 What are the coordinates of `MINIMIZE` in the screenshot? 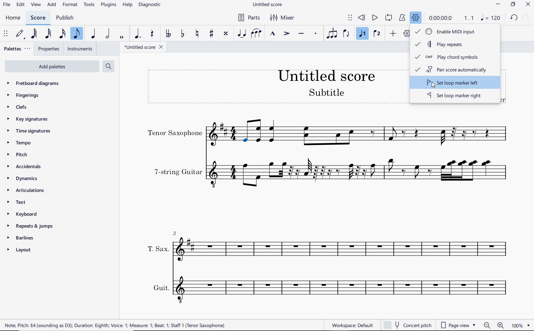 It's located at (499, 4).